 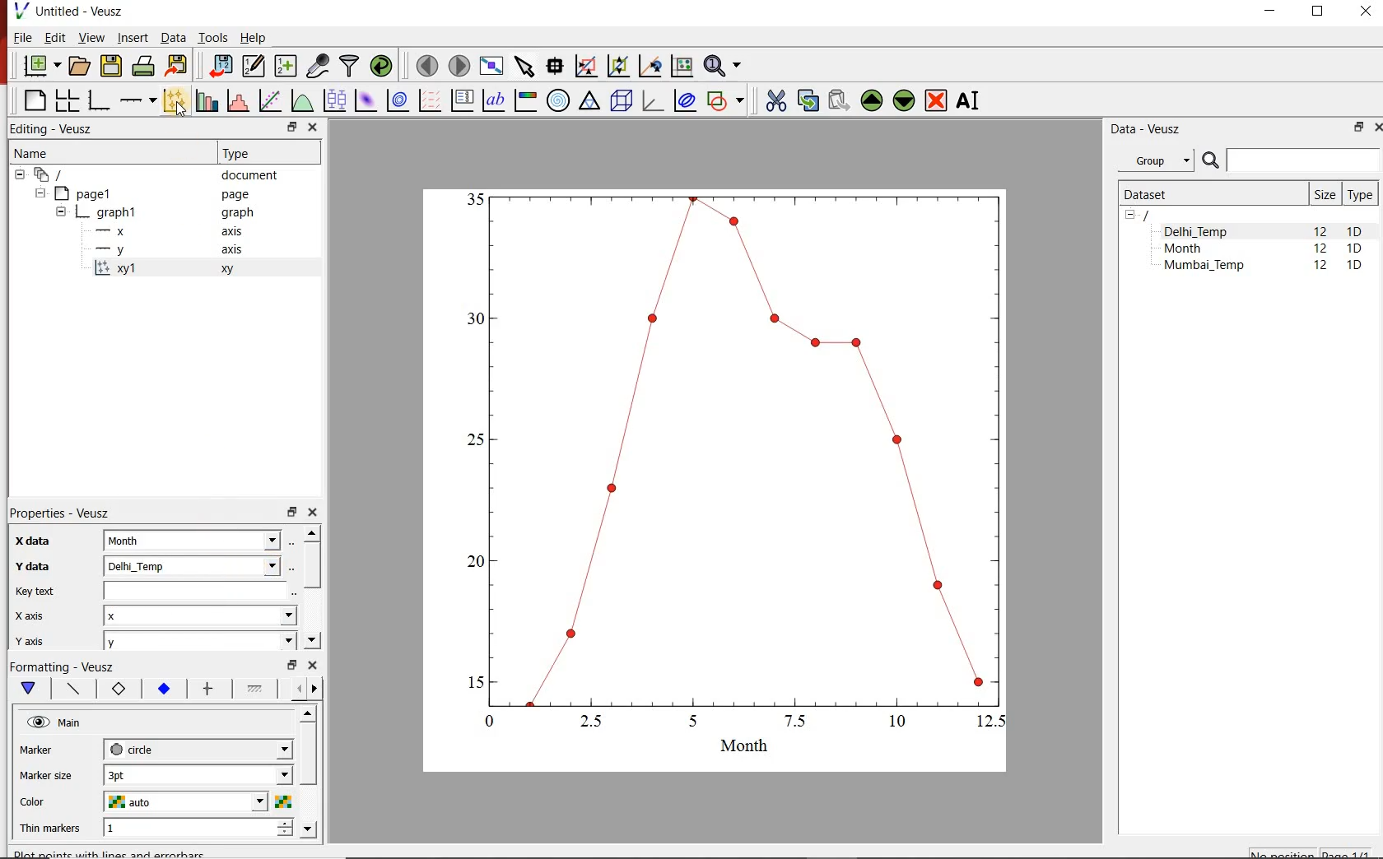 What do you see at coordinates (969, 101) in the screenshot?
I see `renames the selected widget` at bounding box center [969, 101].